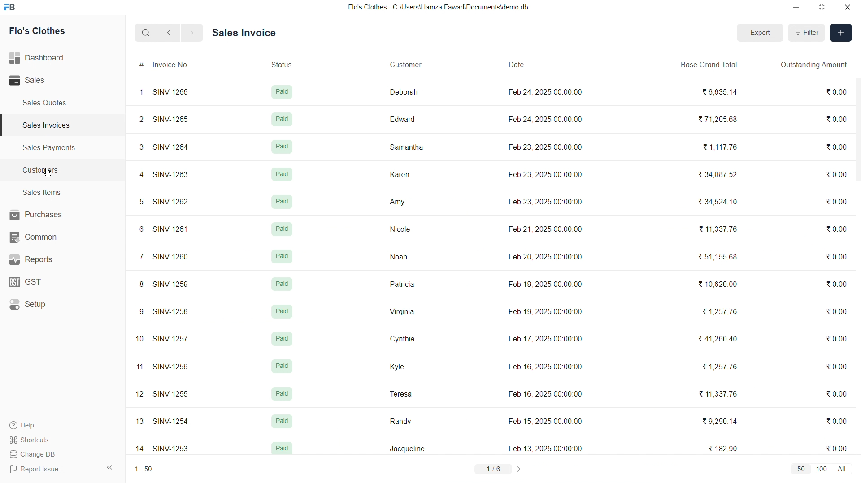 This screenshot has height=483, width=861. What do you see at coordinates (544, 365) in the screenshot?
I see `Feb 16, 2025 00:00:00` at bounding box center [544, 365].